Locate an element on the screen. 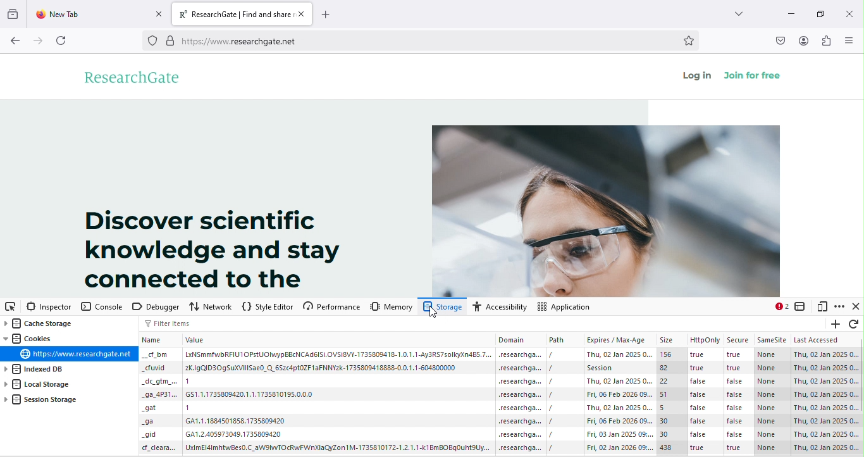   is located at coordinates (157, 354).